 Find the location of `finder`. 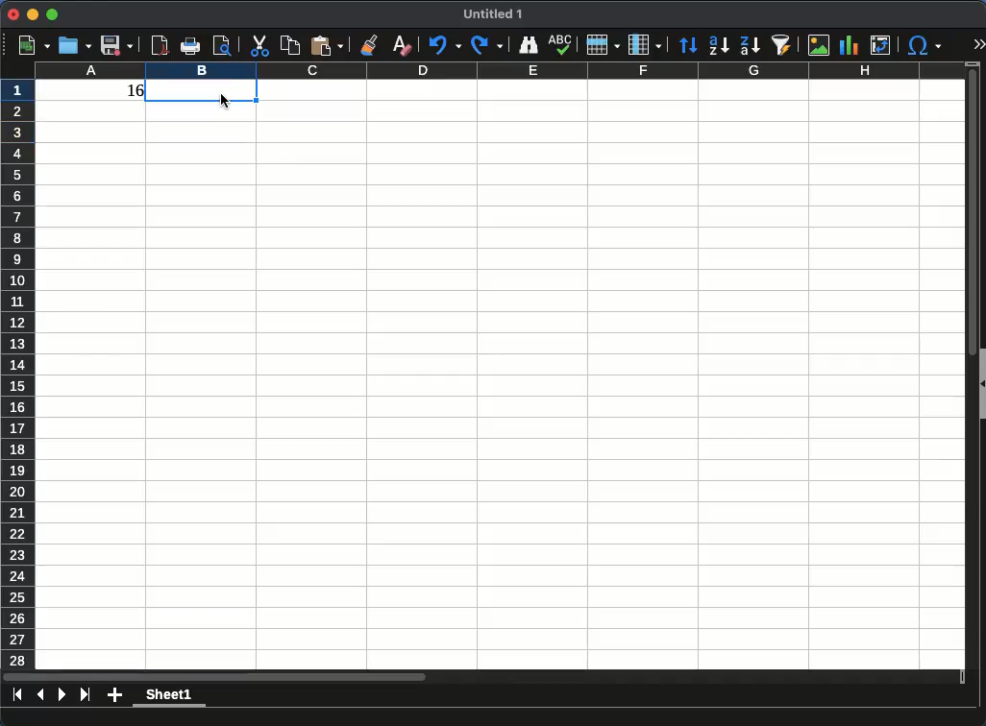

finder is located at coordinates (527, 46).